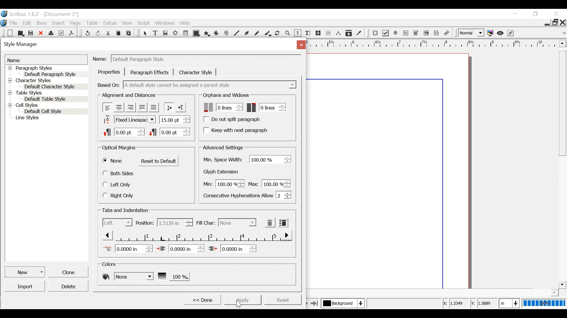 Image resolution: width=567 pixels, height=318 pixels. What do you see at coordinates (197, 33) in the screenshot?
I see `Shape ` at bounding box center [197, 33].